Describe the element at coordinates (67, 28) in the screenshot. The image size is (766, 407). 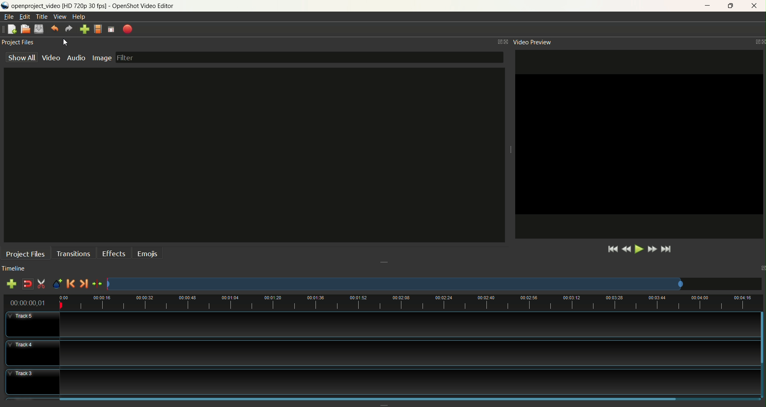
I see `redo` at that location.